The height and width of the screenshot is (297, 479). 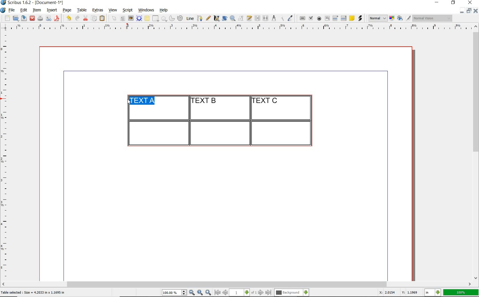 What do you see at coordinates (86, 18) in the screenshot?
I see `cut` at bounding box center [86, 18].